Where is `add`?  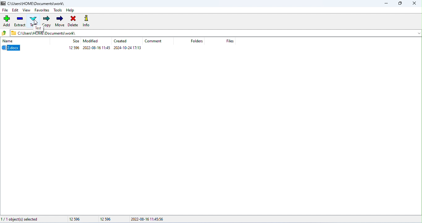
add is located at coordinates (6, 21).